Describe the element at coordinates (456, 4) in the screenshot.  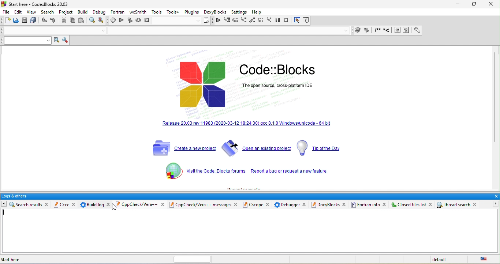
I see `minimize` at that location.